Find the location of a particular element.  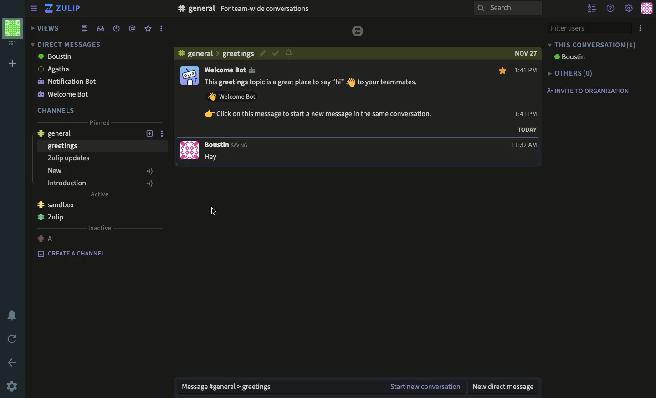

sidebar is located at coordinates (32, 9).